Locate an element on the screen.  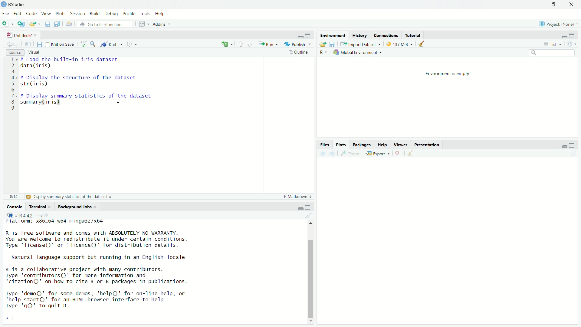
Go to next location is located at coordinates (17, 44).